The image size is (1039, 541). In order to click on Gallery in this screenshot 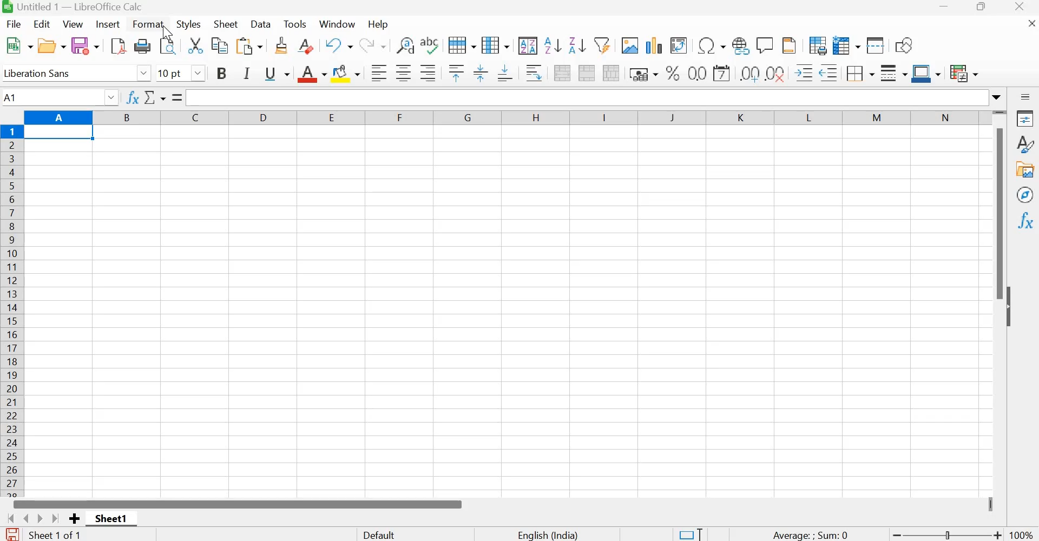, I will do `click(1025, 170)`.